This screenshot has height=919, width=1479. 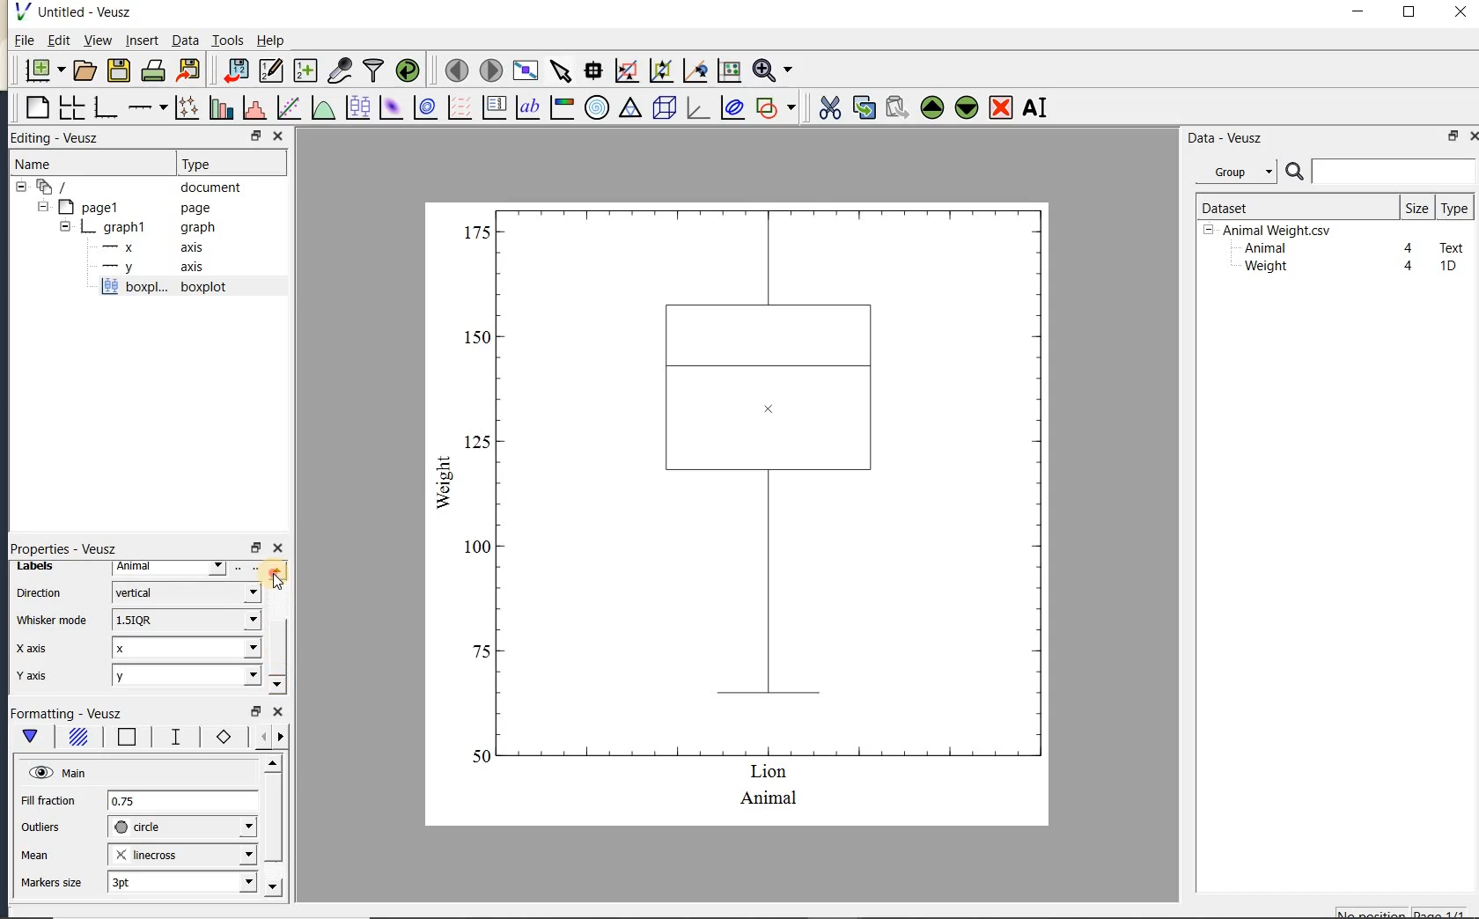 I want to click on ternary graph, so click(x=629, y=110).